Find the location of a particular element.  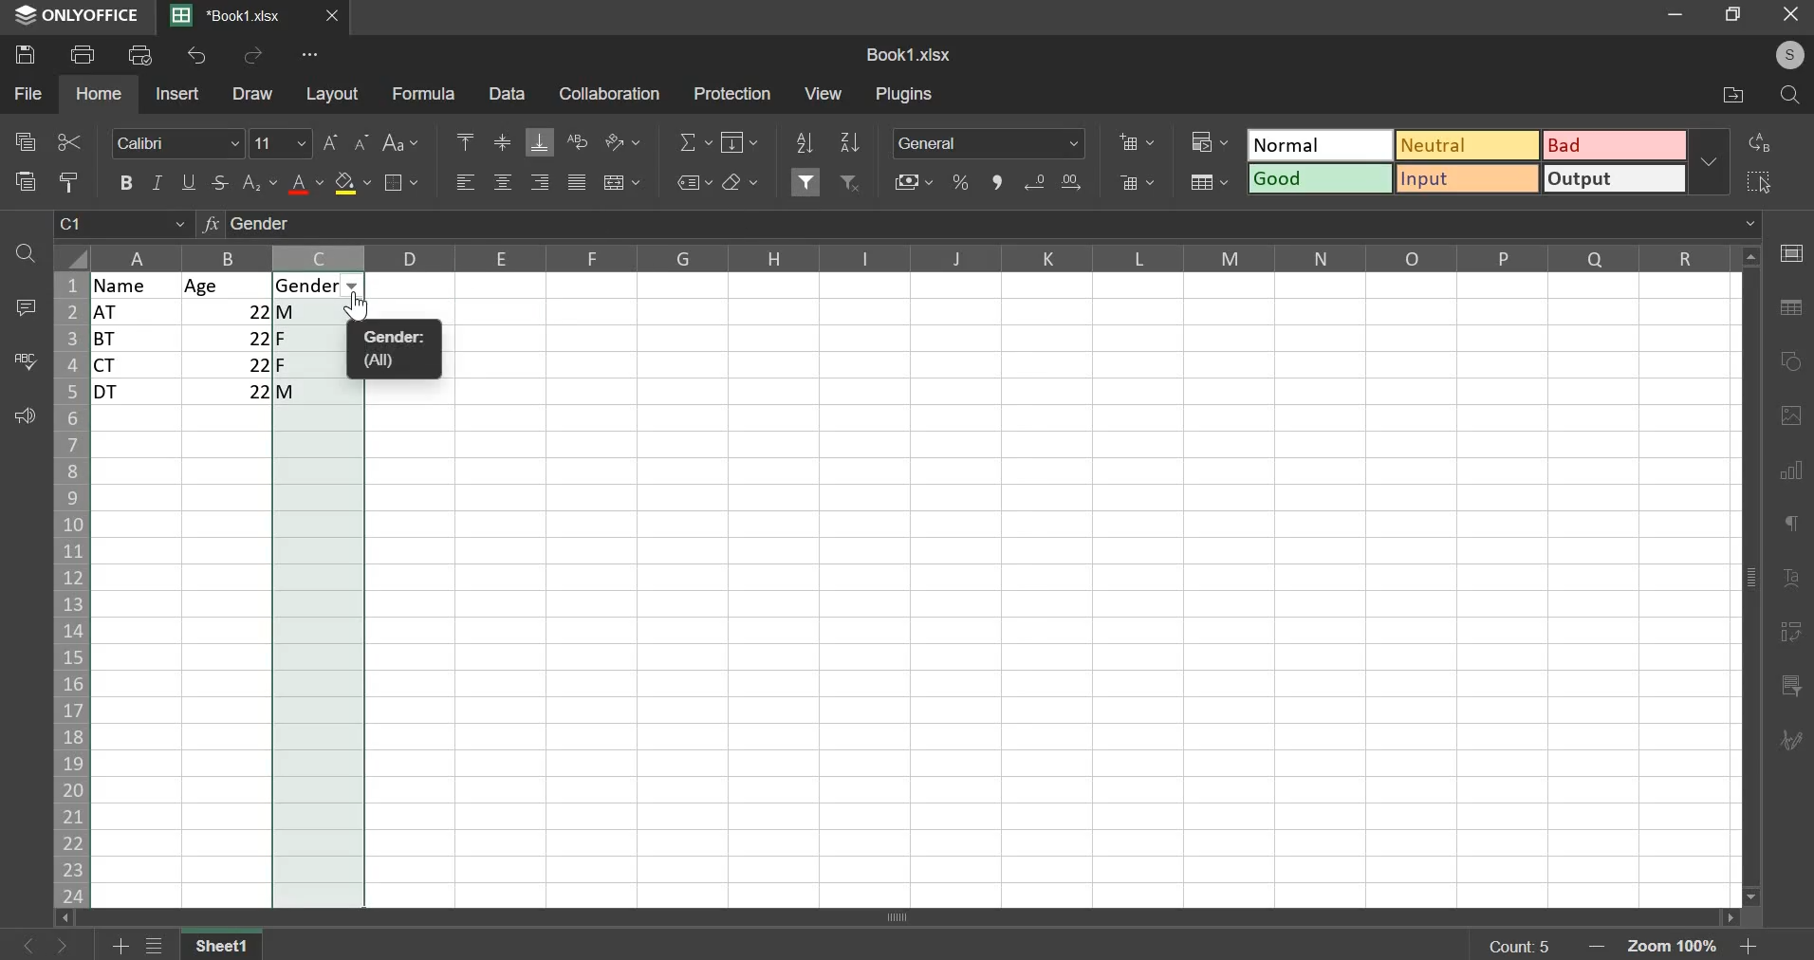

columns is located at coordinates (916, 256).